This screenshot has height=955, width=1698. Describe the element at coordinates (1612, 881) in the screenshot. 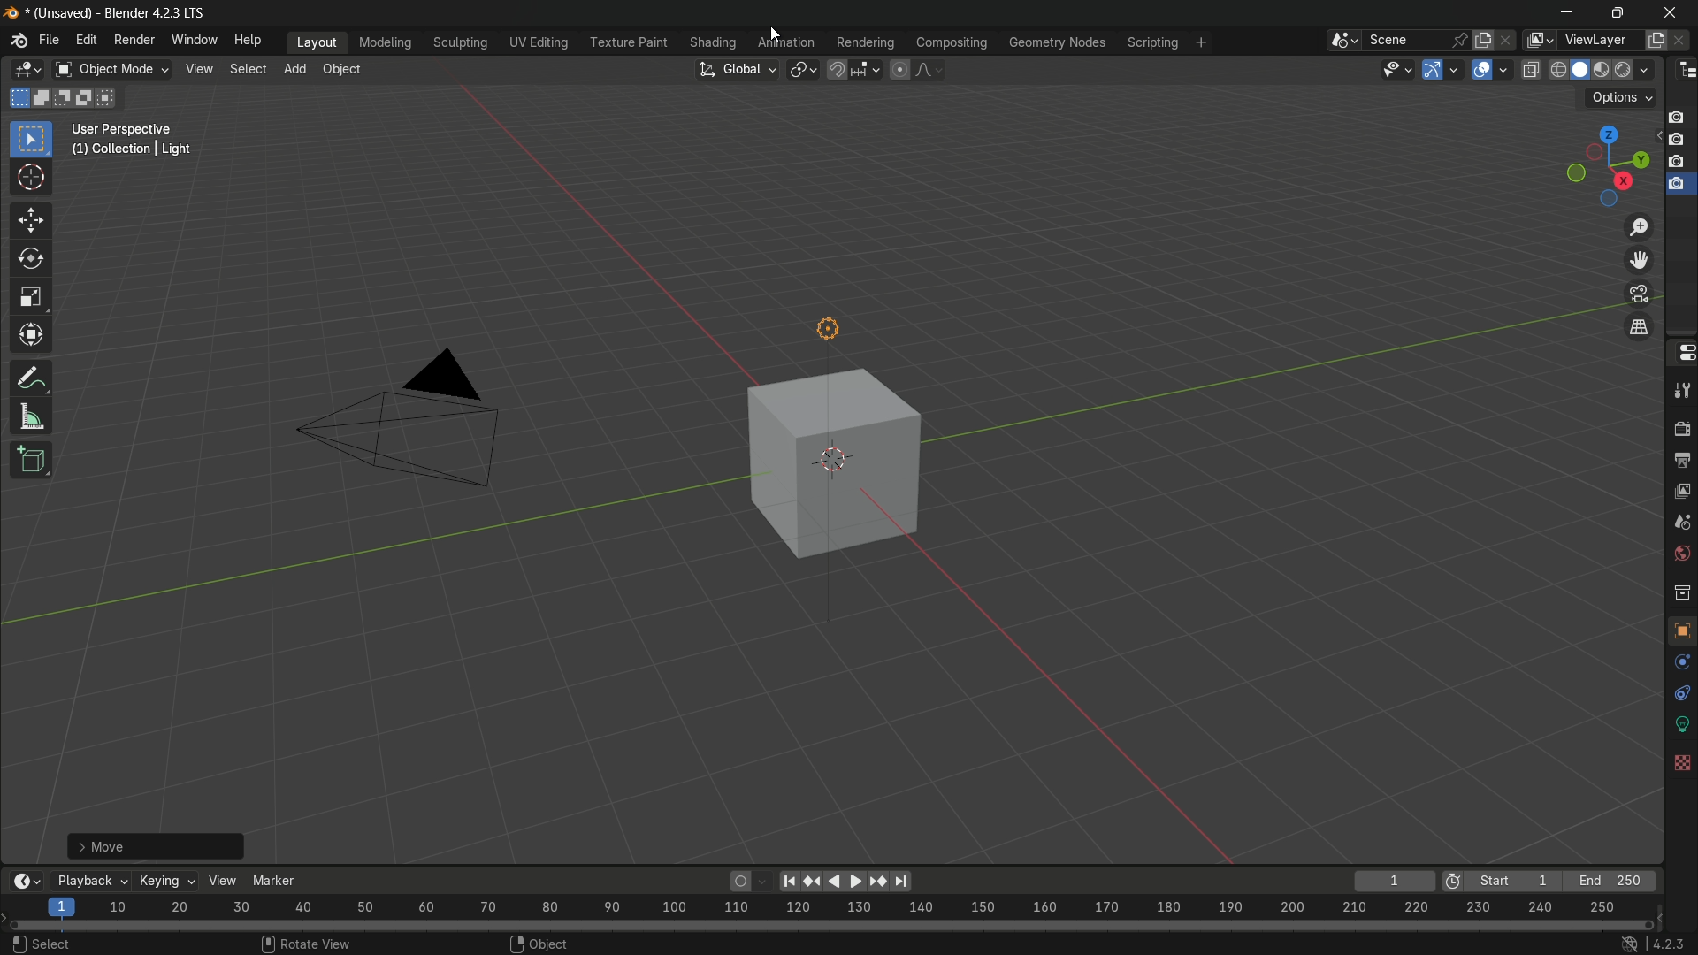

I see `end` at that location.